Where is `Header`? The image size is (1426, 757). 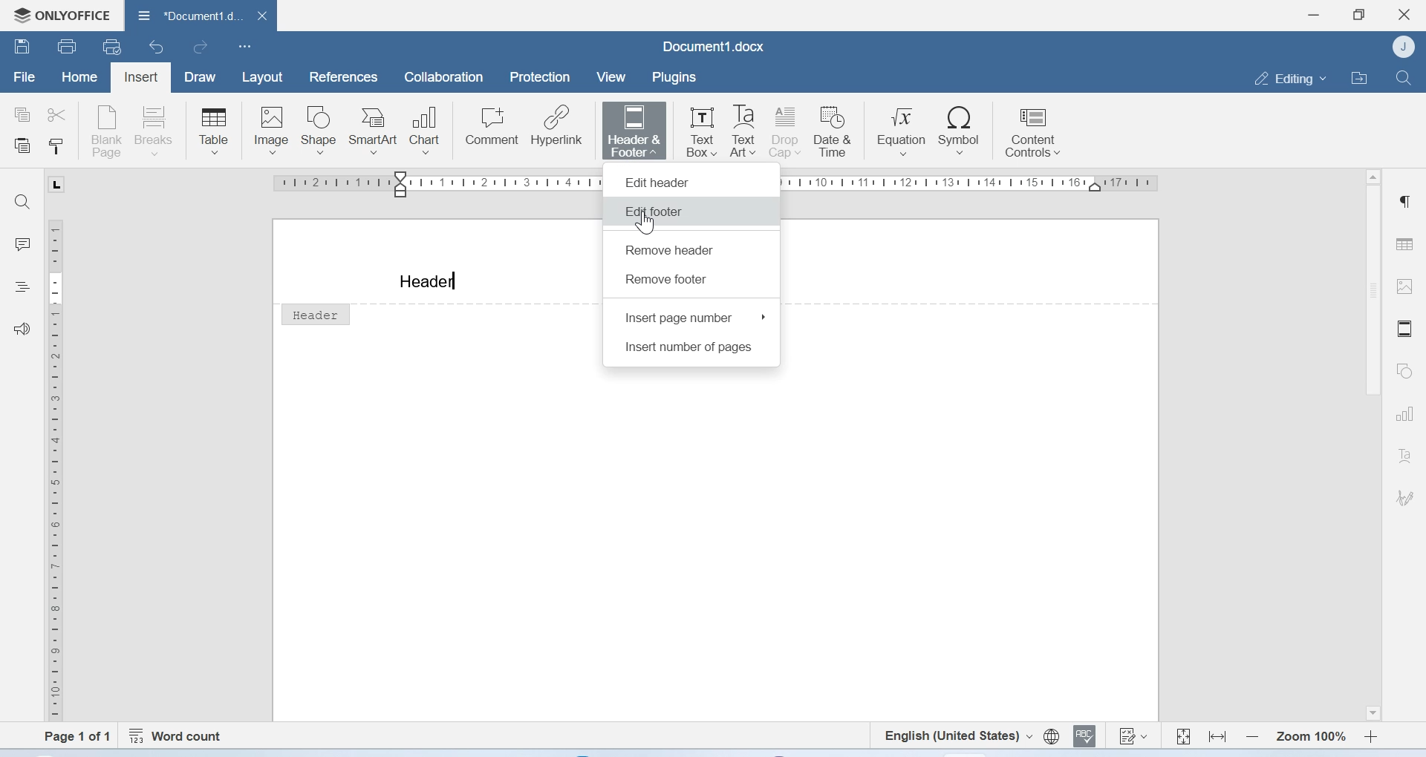 Header is located at coordinates (428, 282).